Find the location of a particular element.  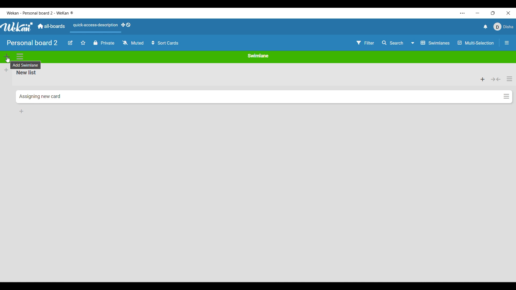

Star board is located at coordinates (83, 43).